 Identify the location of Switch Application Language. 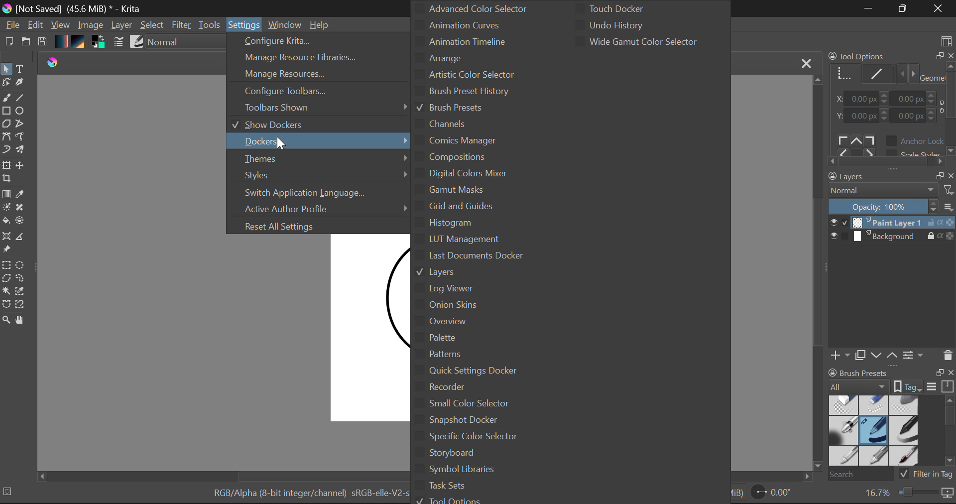
(320, 193).